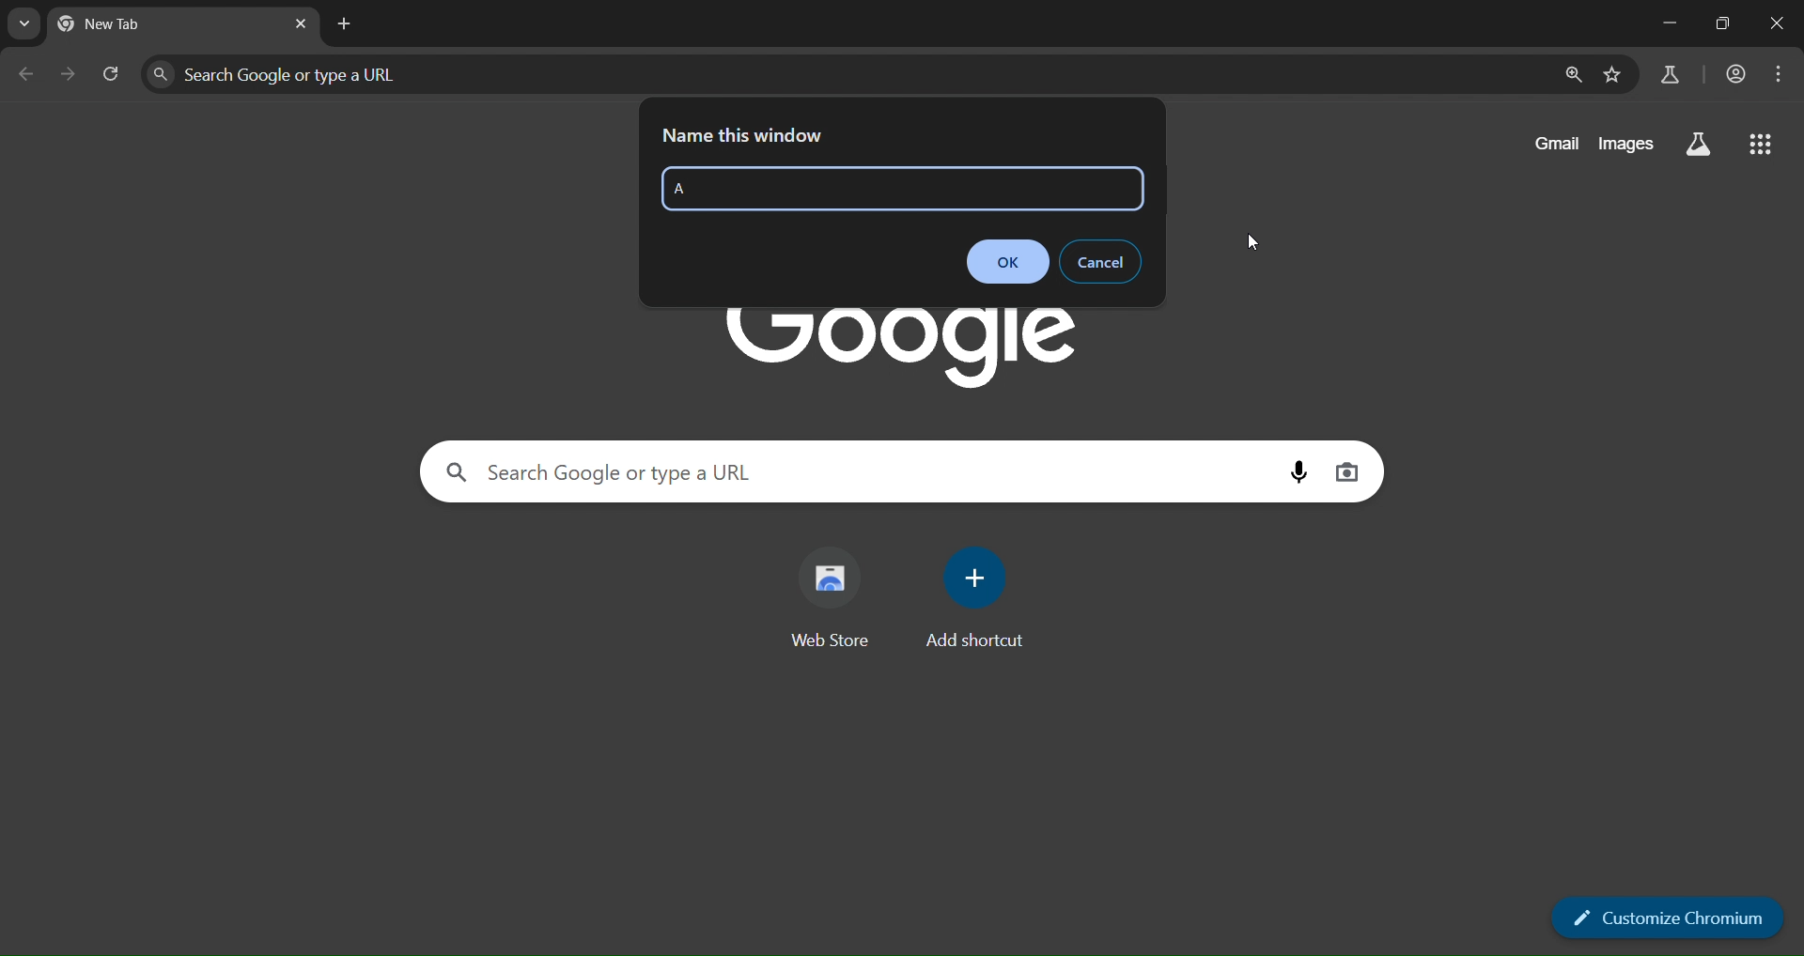  Describe the element at coordinates (298, 74) in the screenshot. I see `Search Google or type a URL` at that location.